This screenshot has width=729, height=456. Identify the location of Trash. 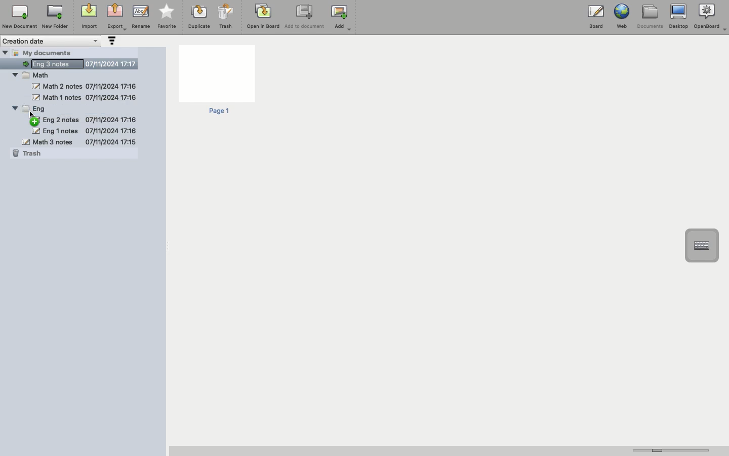
(226, 16).